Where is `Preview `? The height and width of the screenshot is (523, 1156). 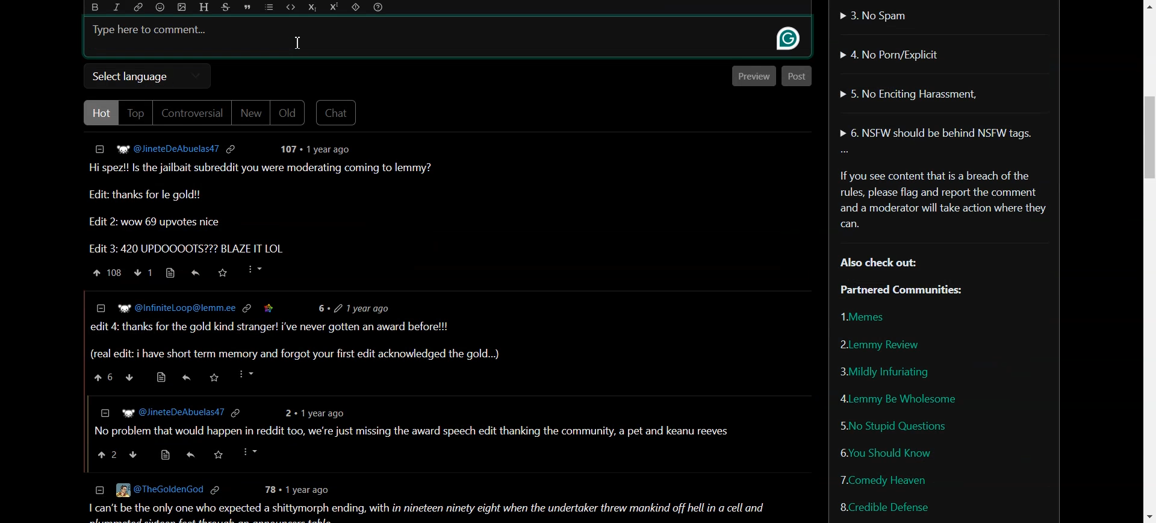 Preview  is located at coordinates (754, 76).